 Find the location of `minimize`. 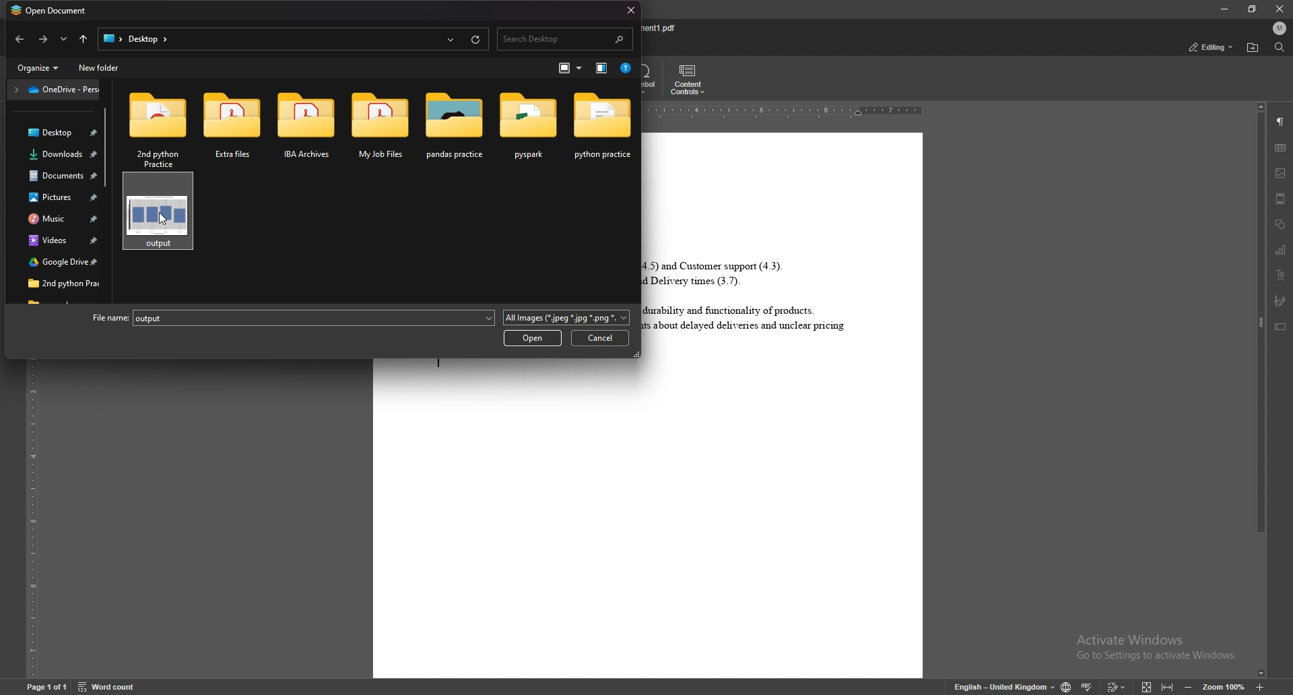

minimize is located at coordinates (1223, 9).